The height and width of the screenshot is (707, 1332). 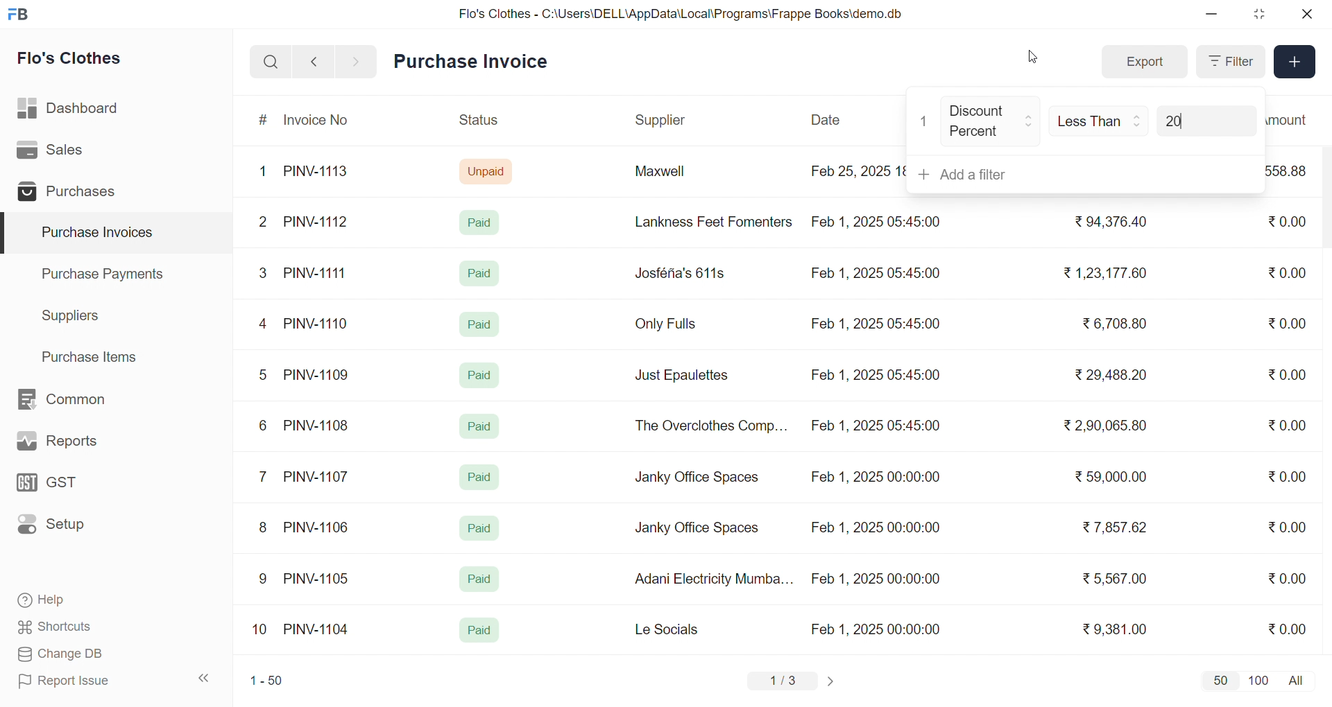 I want to click on ₹ 59,000.00, so click(x=1115, y=478).